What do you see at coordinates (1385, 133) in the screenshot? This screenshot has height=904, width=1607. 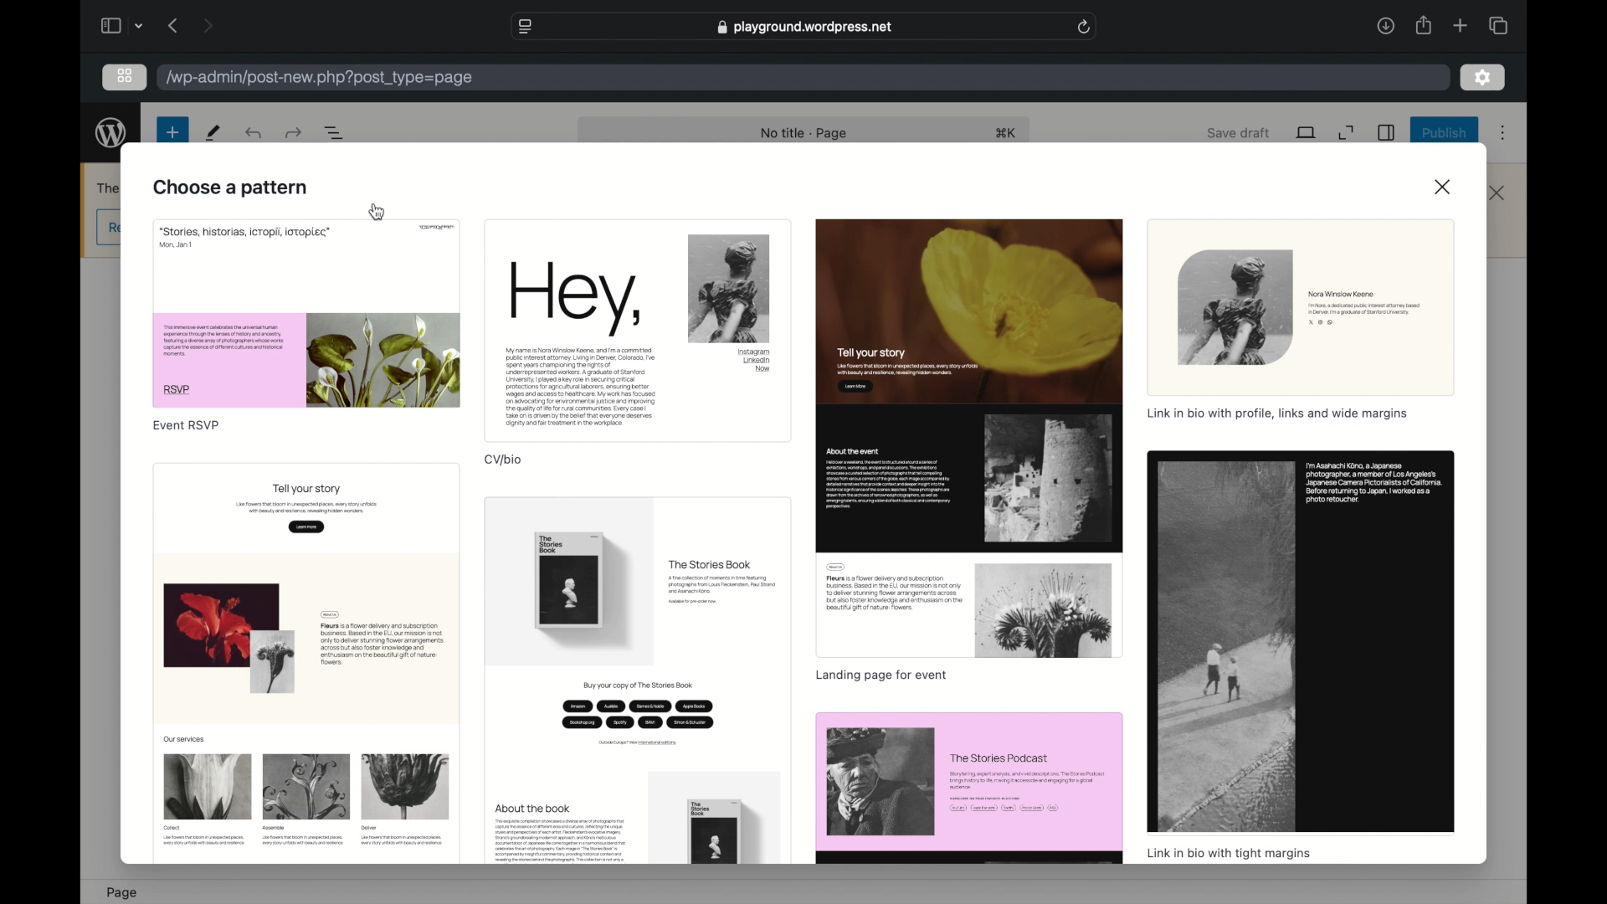 I see `sidebar` at bounding box center [1385, 133].